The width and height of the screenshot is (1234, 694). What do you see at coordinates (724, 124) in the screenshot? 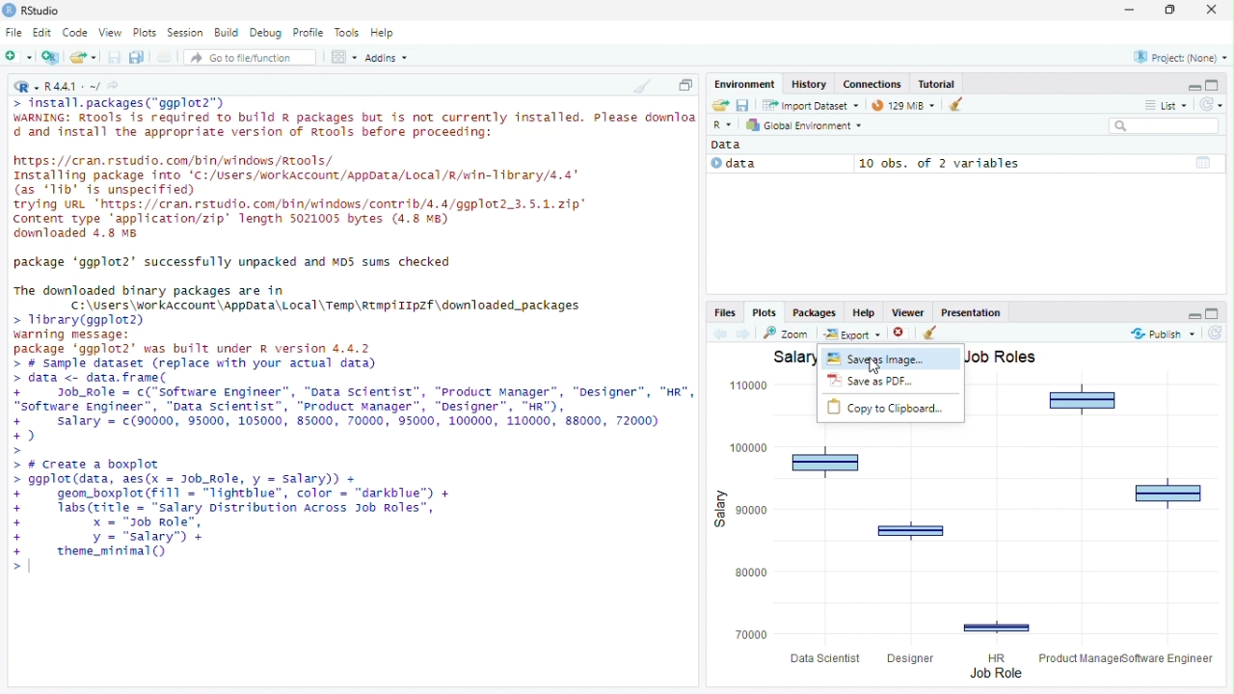
I see `R language` at bounding box center [724, 124].